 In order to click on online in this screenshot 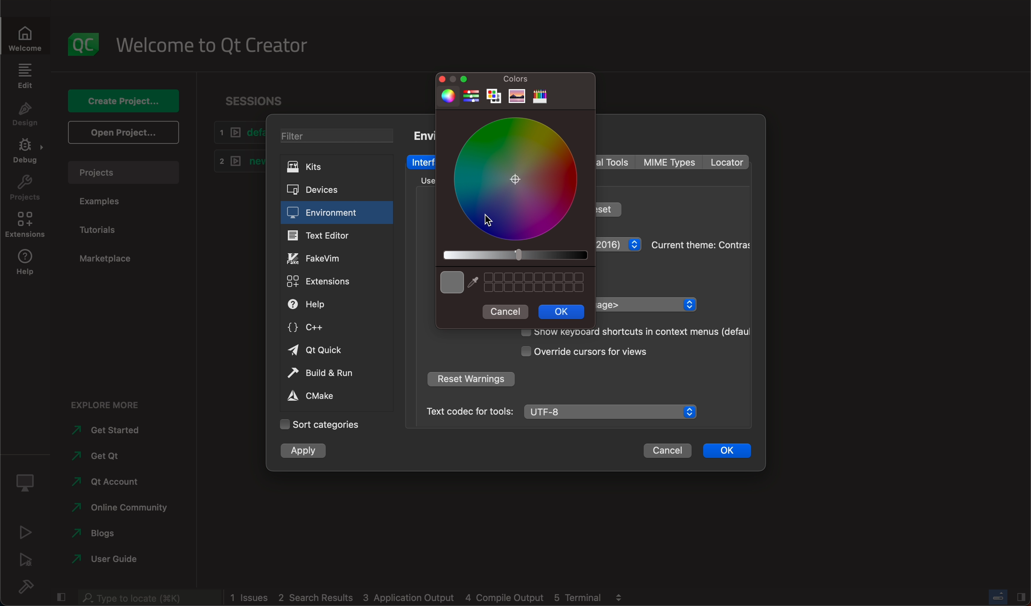, I will do `click(122, 506)`.